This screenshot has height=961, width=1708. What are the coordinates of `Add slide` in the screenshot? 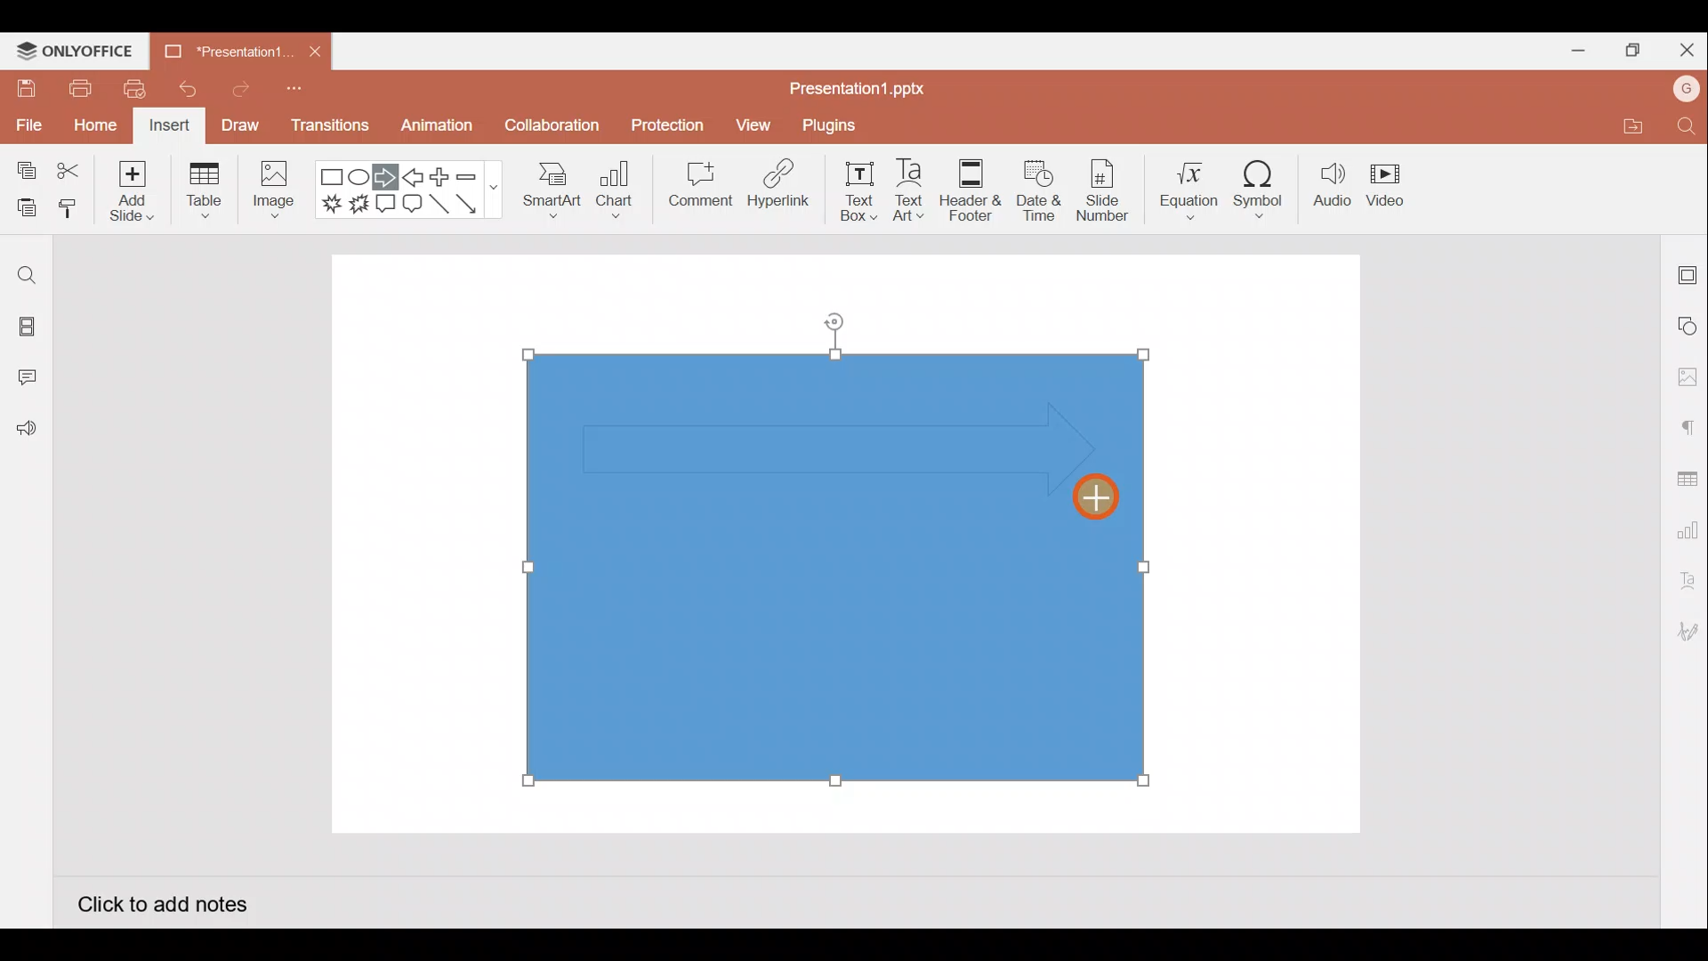 It's located at (129, 187).